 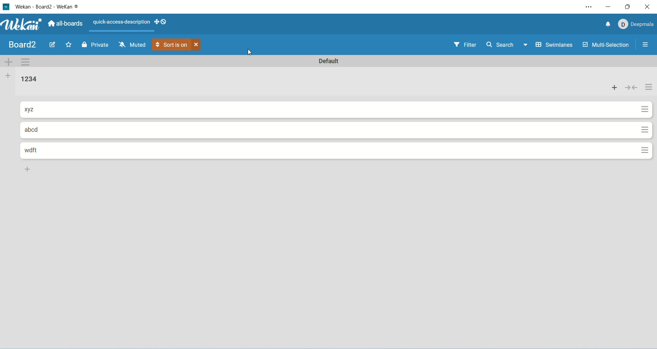 I want to click on settings and more, so click(x=589, y=6).